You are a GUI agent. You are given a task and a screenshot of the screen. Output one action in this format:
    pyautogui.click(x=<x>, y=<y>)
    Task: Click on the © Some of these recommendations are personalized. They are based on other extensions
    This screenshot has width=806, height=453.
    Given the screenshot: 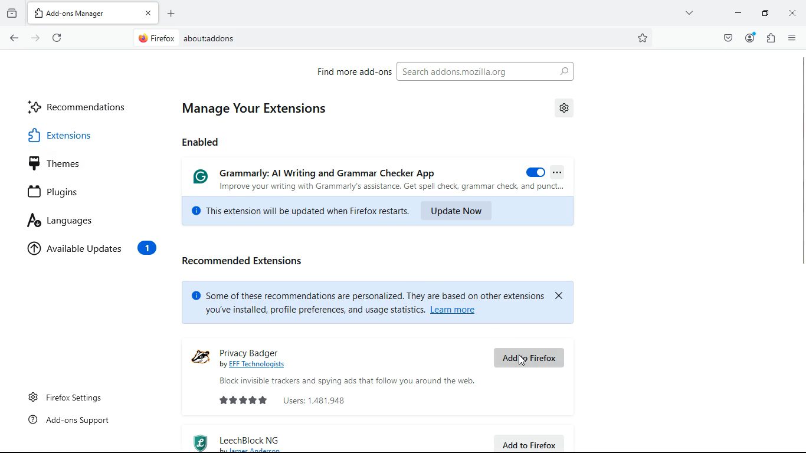 What is the action you would take?
    pyautogui.click(x=370, y=291)
    